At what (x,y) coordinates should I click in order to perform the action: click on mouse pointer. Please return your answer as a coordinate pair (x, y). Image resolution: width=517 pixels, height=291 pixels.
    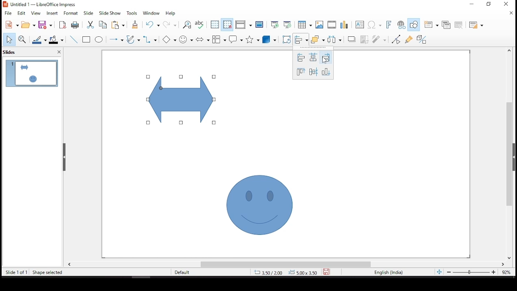
    Looking at the image, I should click on (326, 60).